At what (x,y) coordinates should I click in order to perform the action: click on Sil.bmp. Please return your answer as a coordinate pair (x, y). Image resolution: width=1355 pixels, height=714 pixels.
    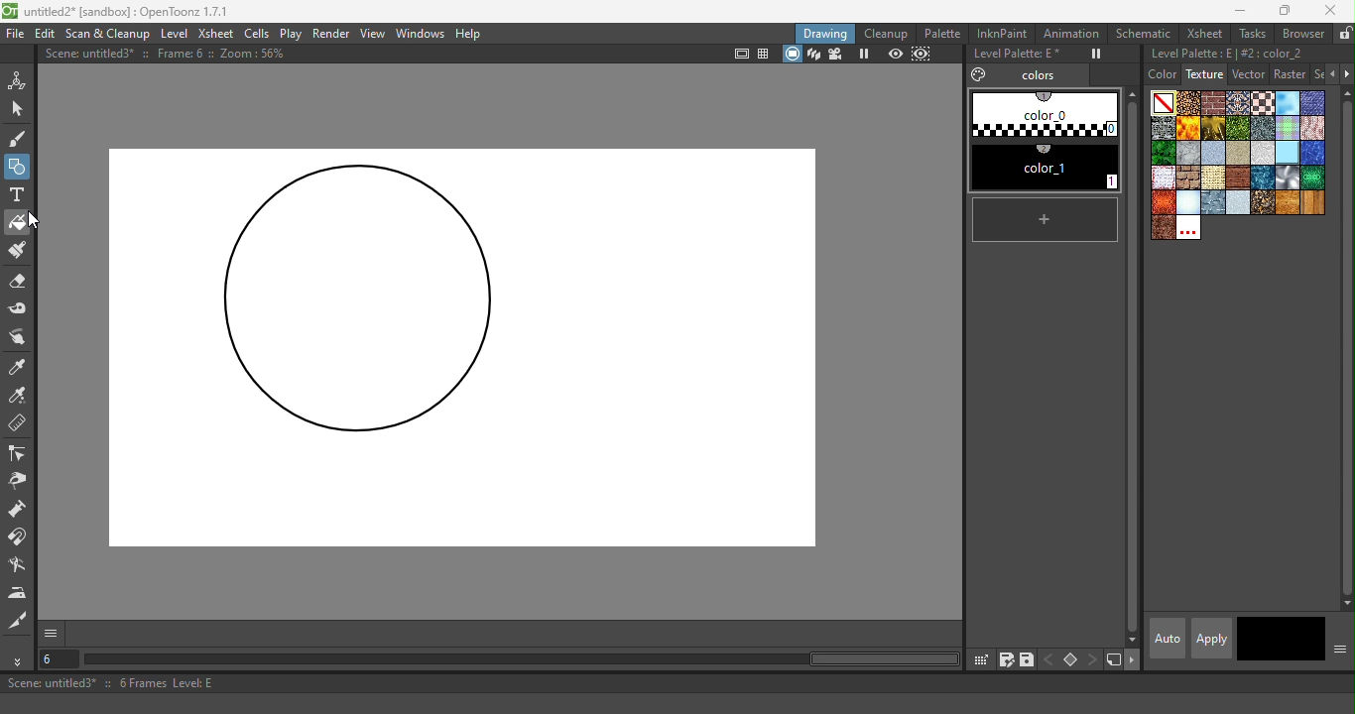
    Looking at the image, I should click on (1288, 178).